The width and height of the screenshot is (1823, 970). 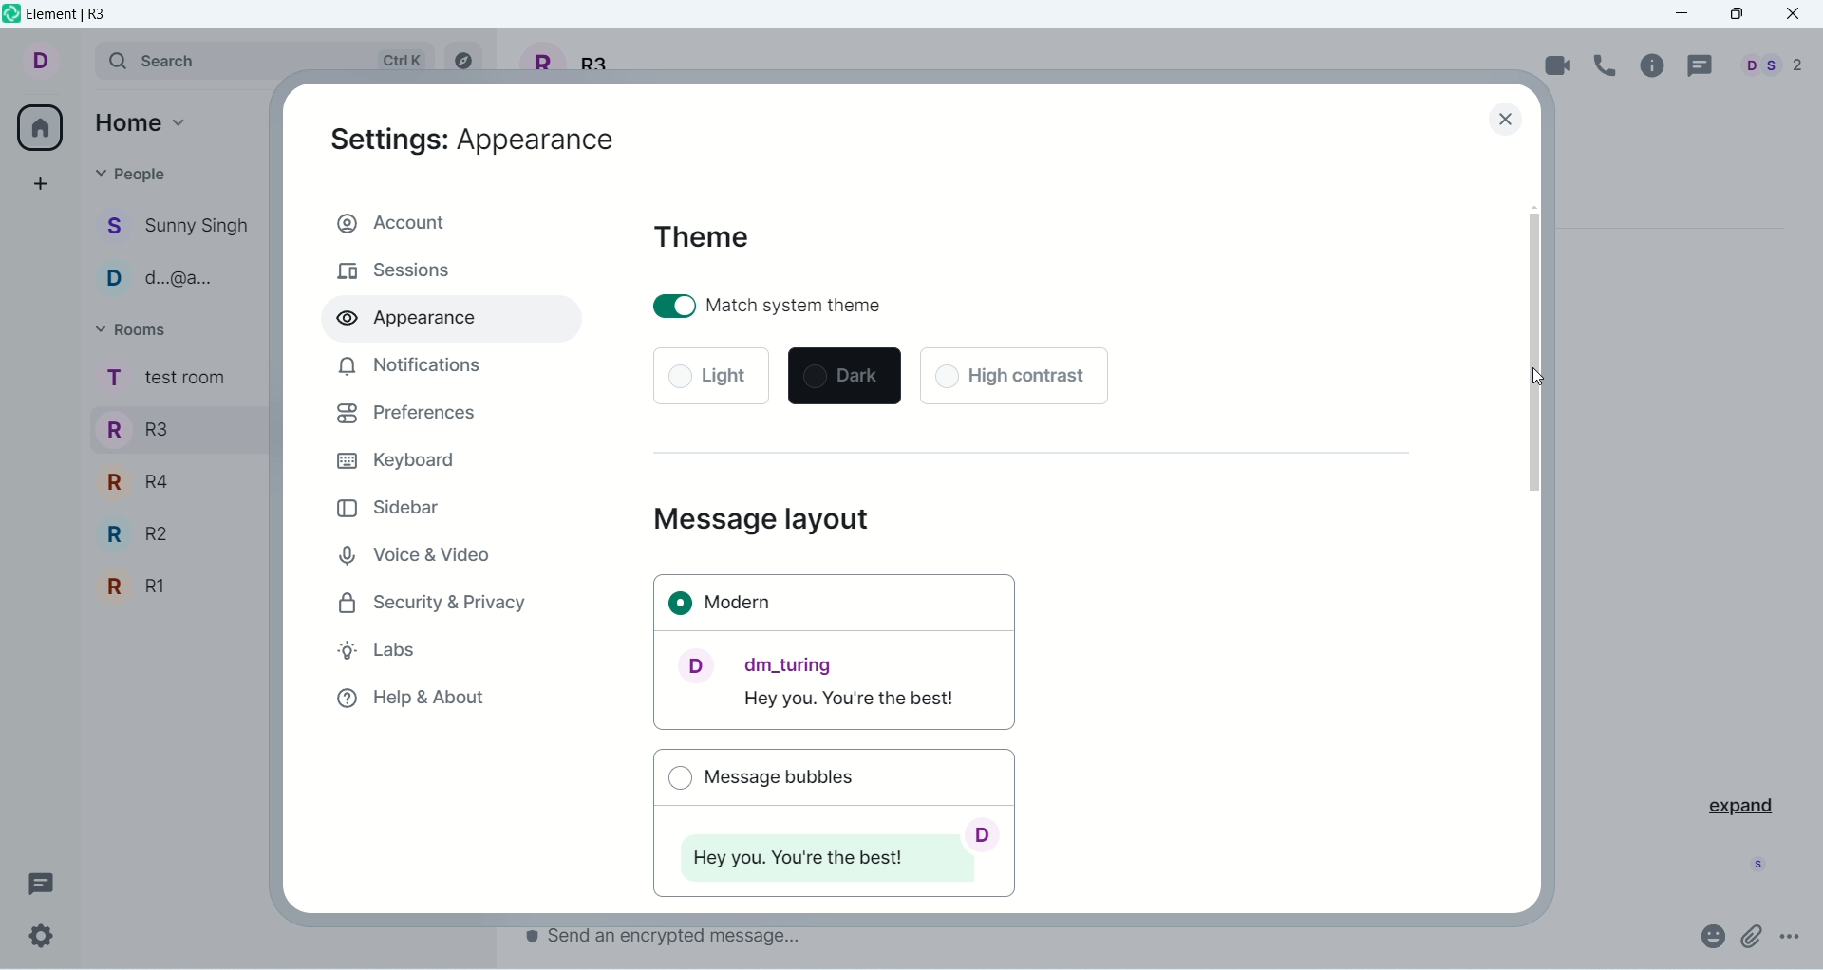 What do you see at coordinates (1508, 121) in the screenshot?
I see `Close` at bounding box center [1508, 121].